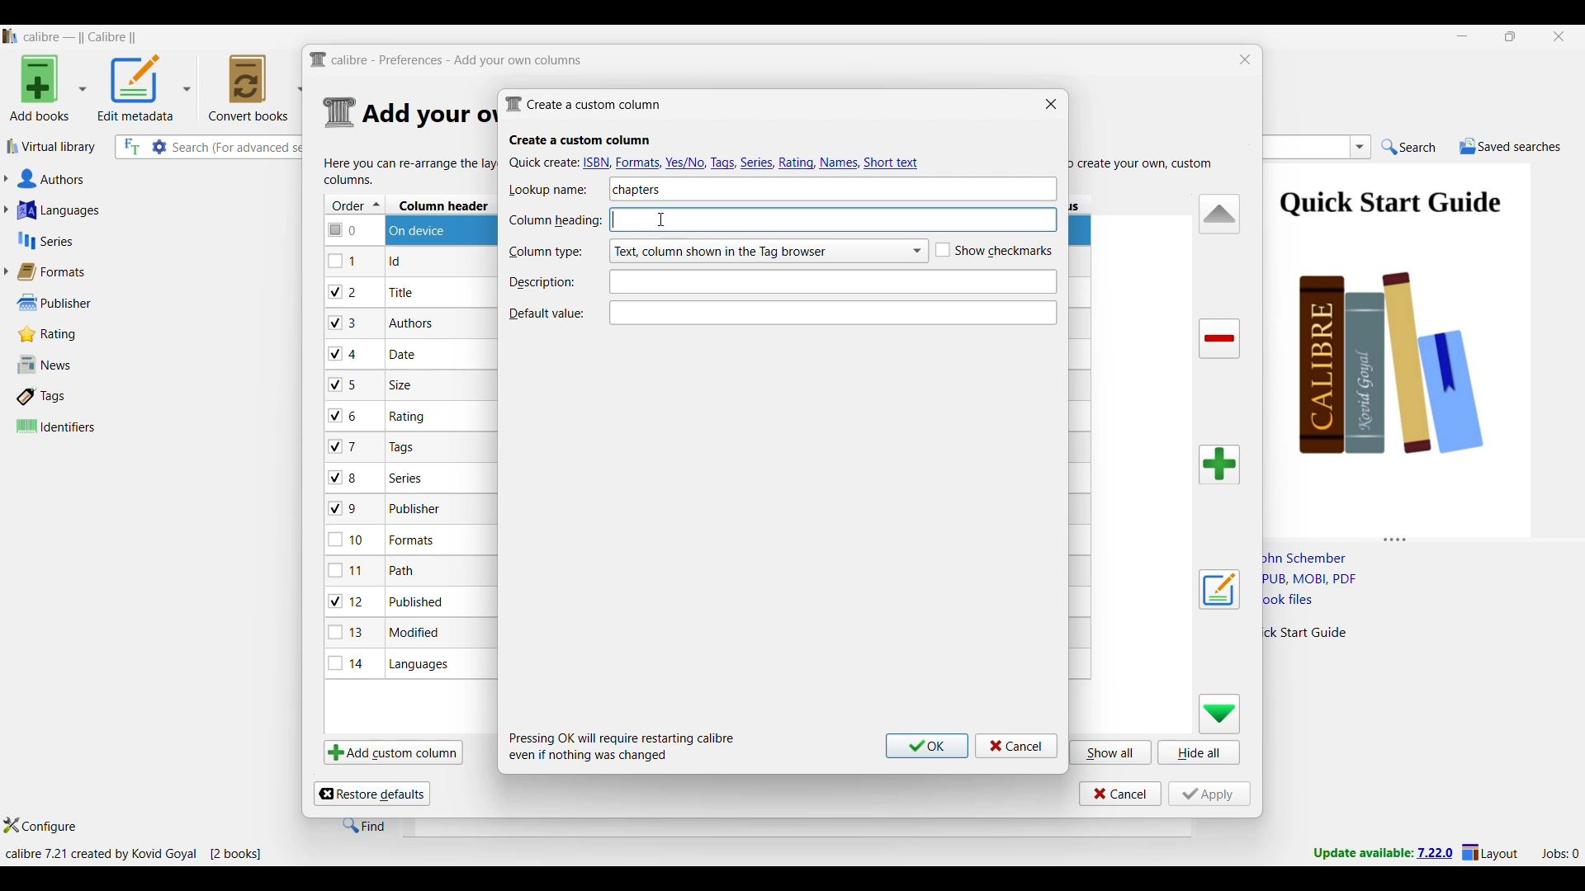 The height and width of the screenshot is (891, 1585). I want to click on Close window, so click(1246, 59).